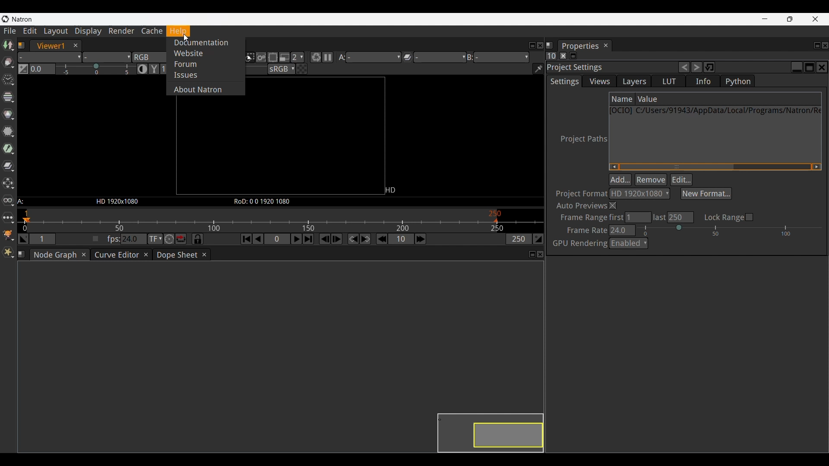 Image resolution: width=829 pixels, height=466 pixels. Describe the element at coordinates (297, 239) in the screenshot. I see `Play forward` at that location.